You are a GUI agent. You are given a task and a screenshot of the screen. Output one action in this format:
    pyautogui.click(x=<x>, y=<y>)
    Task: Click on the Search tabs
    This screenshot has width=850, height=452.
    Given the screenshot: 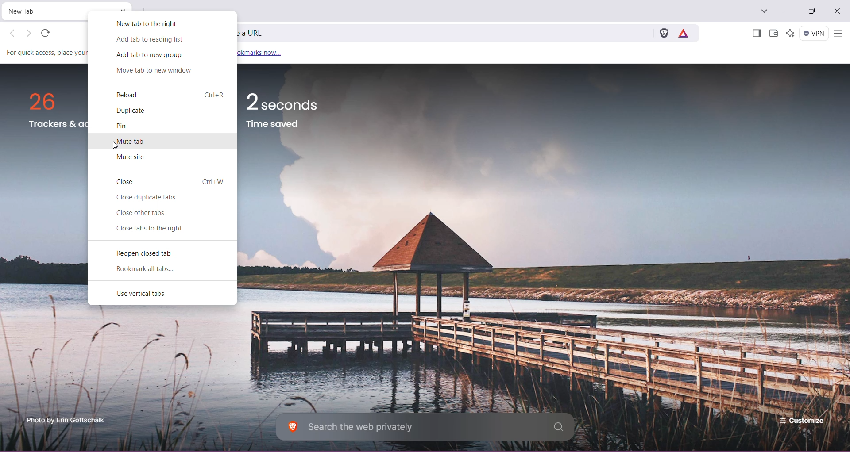 What is the action you would take?
    pyautogui.click(x=765, y=11)
    